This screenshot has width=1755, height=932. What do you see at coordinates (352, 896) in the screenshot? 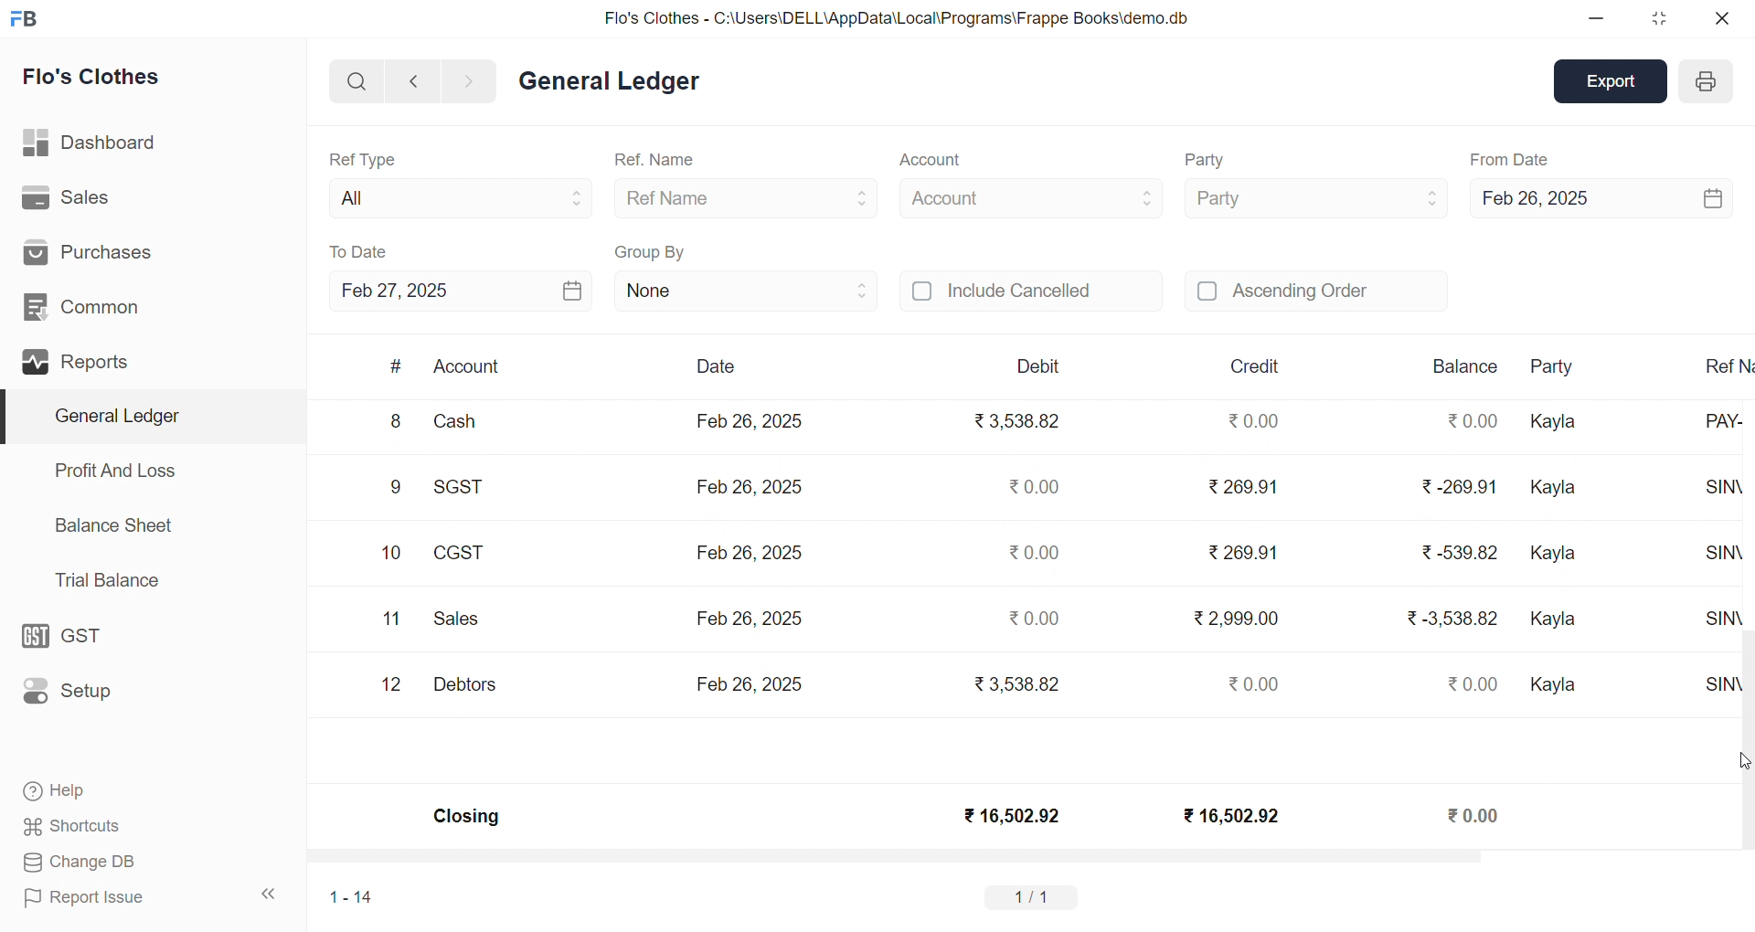
I see `1-14` at bounding box center [352, 896].